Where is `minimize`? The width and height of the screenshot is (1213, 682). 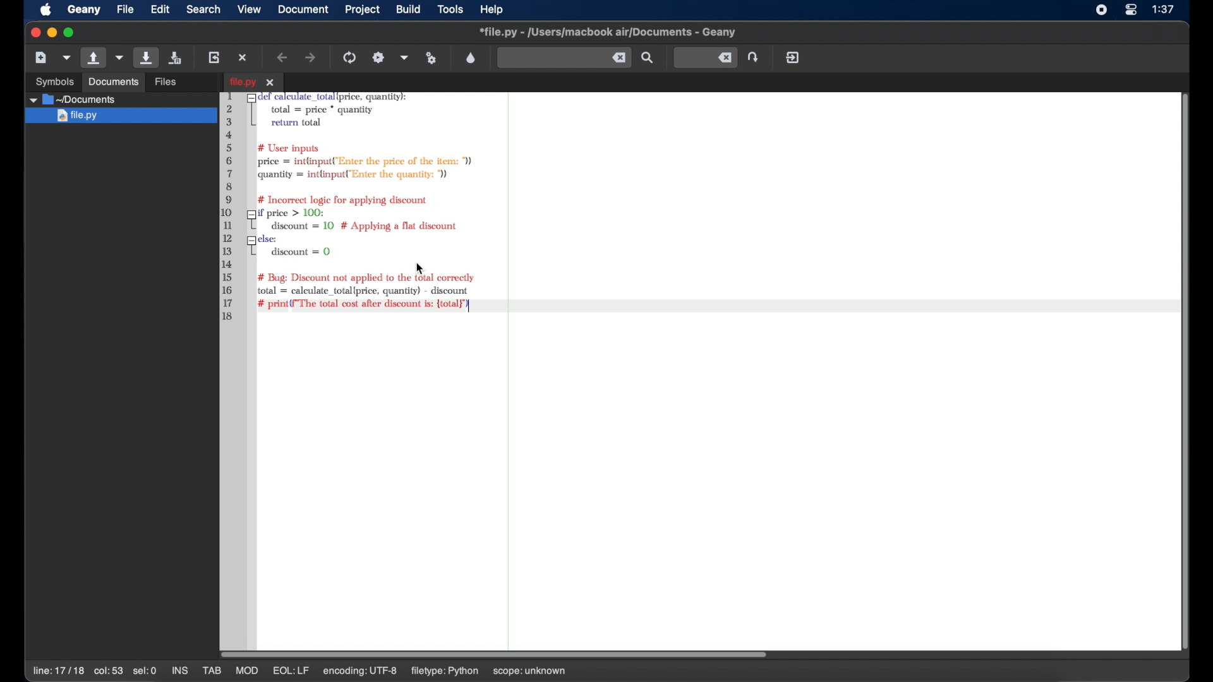 minimize is located at coordinates (52, 32).